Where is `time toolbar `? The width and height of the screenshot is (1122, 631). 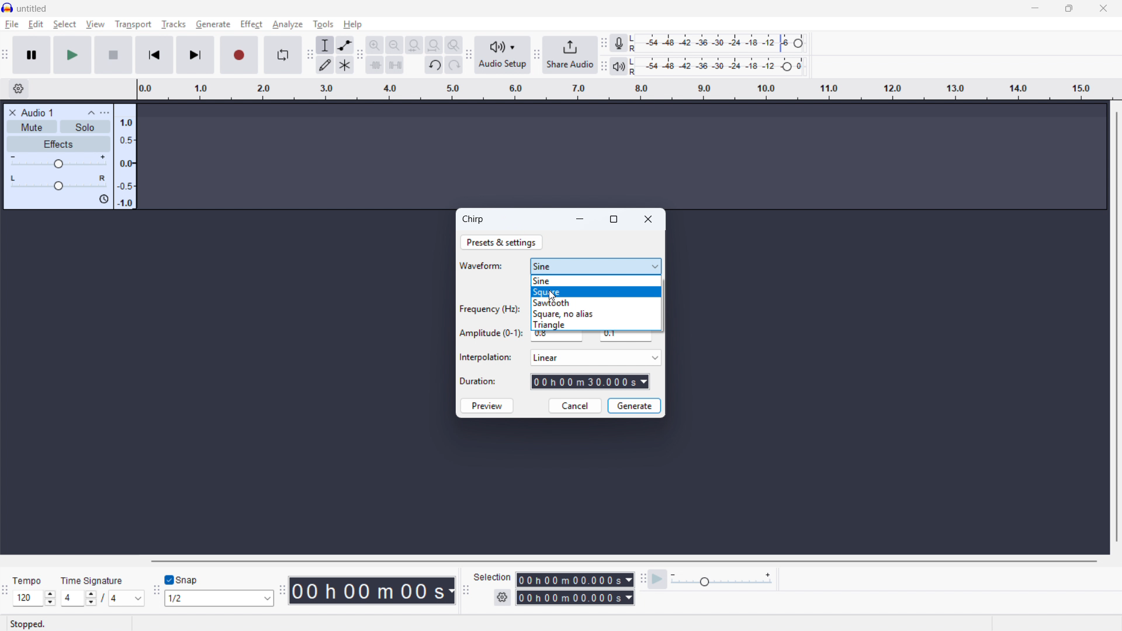
time toolbar  is located at coordinates (282, 591).